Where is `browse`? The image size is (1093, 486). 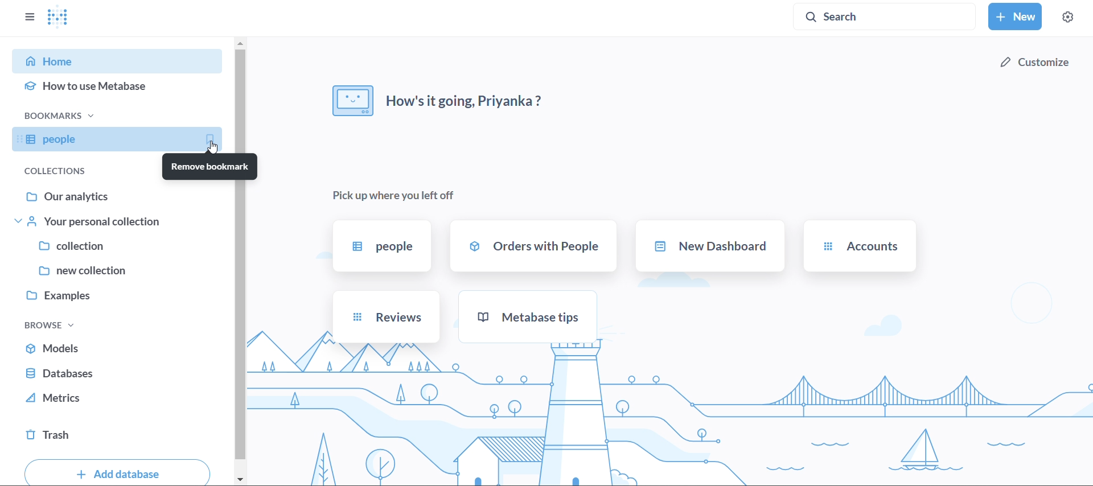 browse is located at coordinates (48, 324).